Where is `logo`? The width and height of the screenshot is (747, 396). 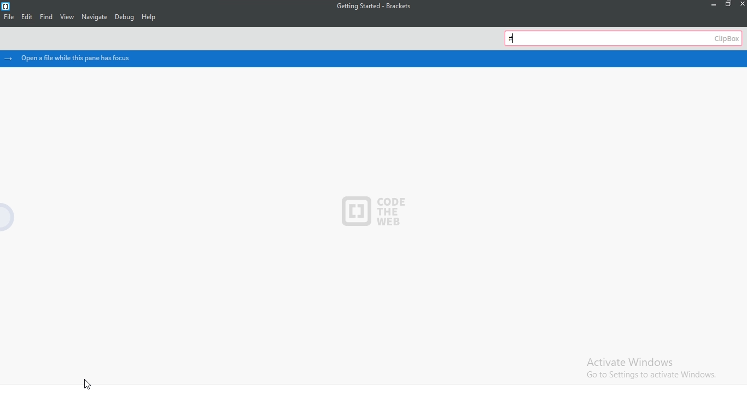
logo is located at coordinates (5, 7).